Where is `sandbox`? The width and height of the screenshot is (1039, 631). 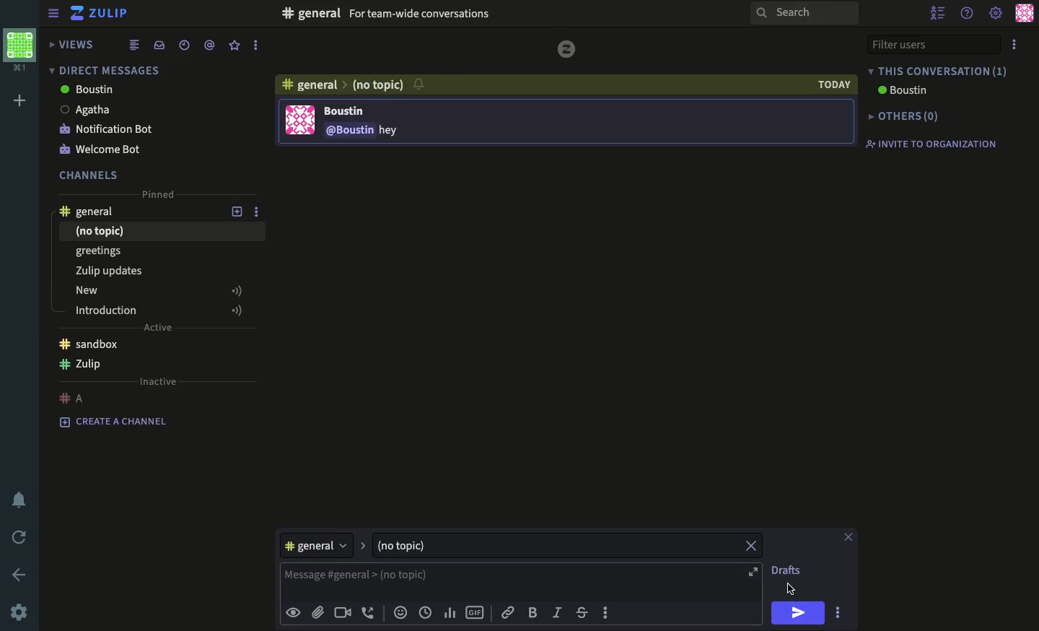
sandbox is located at coordinates (89, 343).